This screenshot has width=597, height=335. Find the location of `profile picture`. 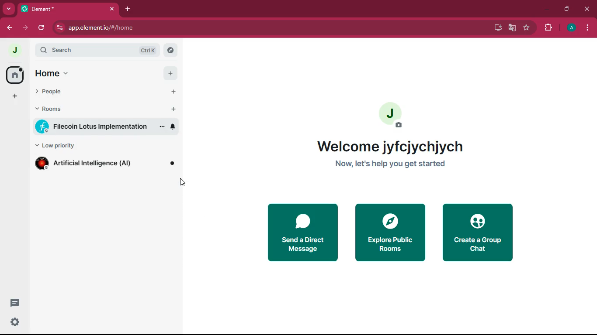

profile picture is located at coordinates (392, 114).